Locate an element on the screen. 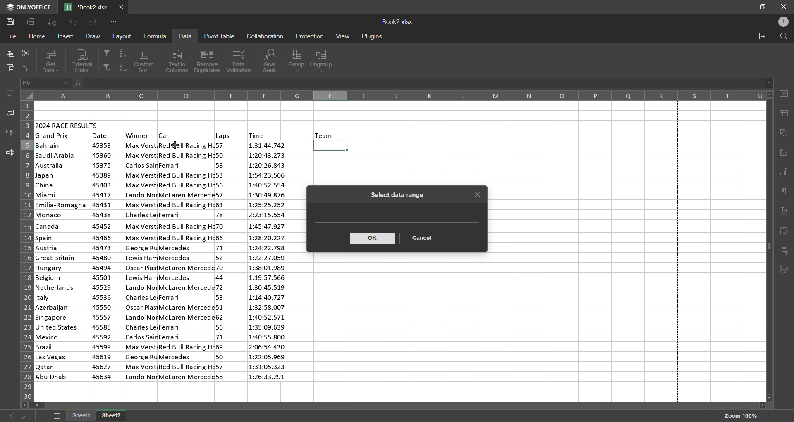 This screenshot has width=794, height=422. close is located at coordinates (783, 6).